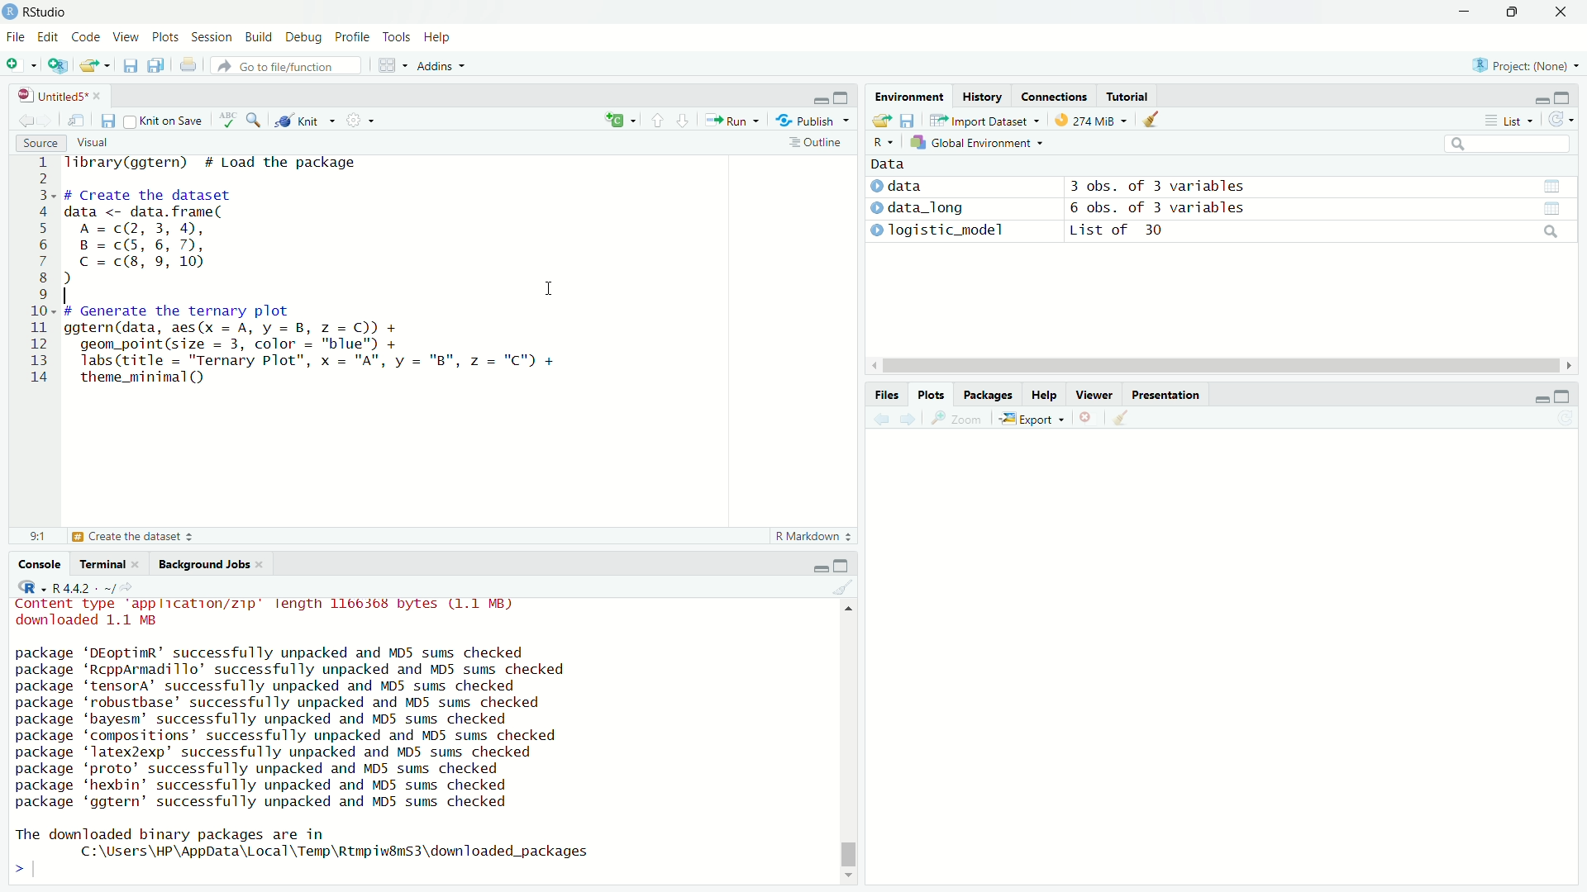 Image resolution: width=1587 pixels, height=892 pixels. I want to click on minimise, so click(1536, 398).